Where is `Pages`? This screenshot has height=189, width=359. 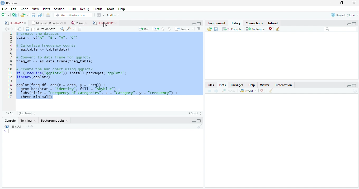
Pages is located at coordinates (157, 29).